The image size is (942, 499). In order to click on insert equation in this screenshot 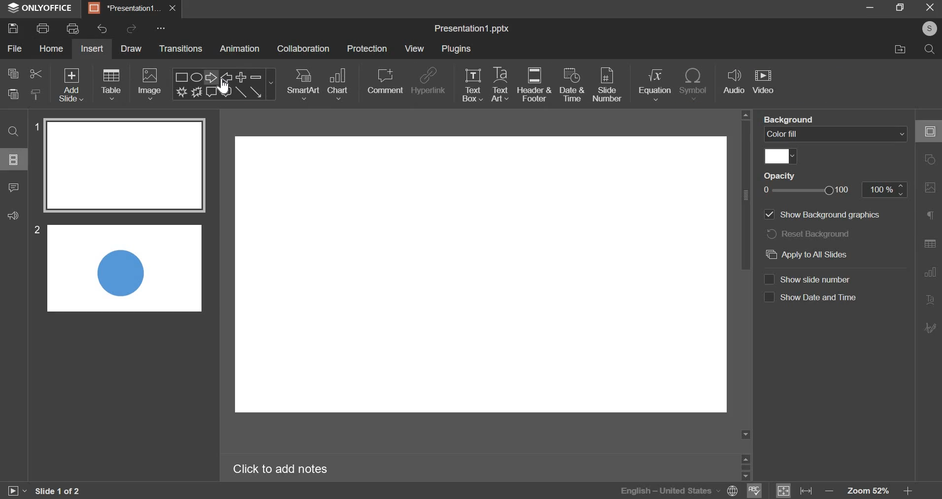, I will do `click(655, 85)`.